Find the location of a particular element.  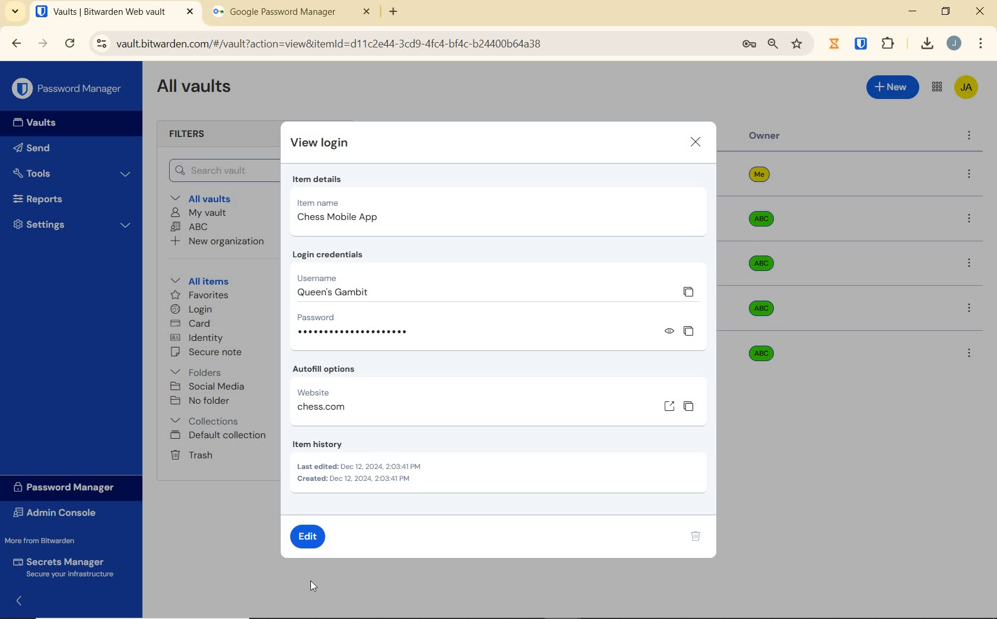

Social media is located at coordinates (207, 386).